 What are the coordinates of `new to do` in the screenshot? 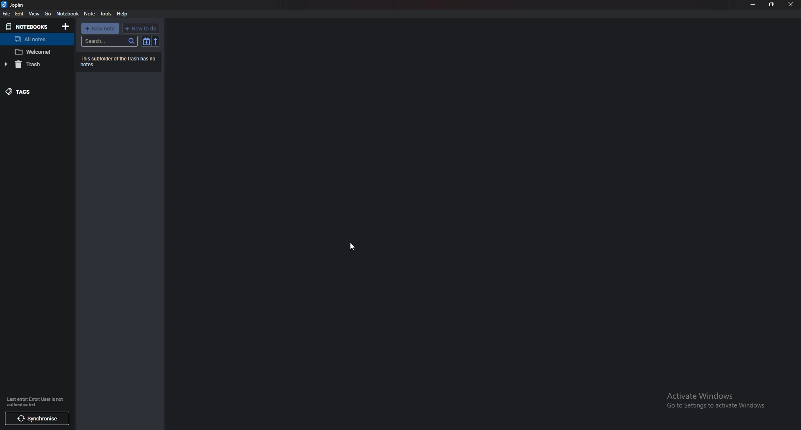 It's located at (141, 29).